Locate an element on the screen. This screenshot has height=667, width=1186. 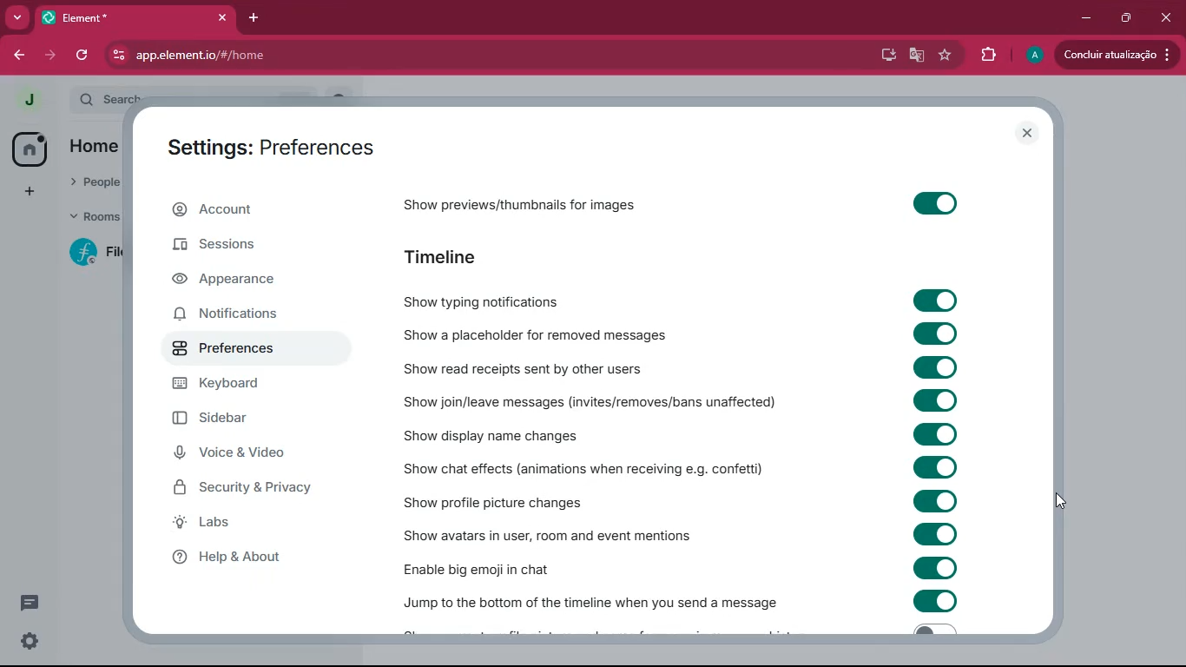
back is located at coordinates (16, 55).